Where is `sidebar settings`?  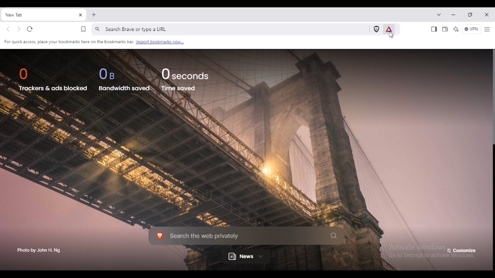
sidebar settings is located at coordinates (487, 30).